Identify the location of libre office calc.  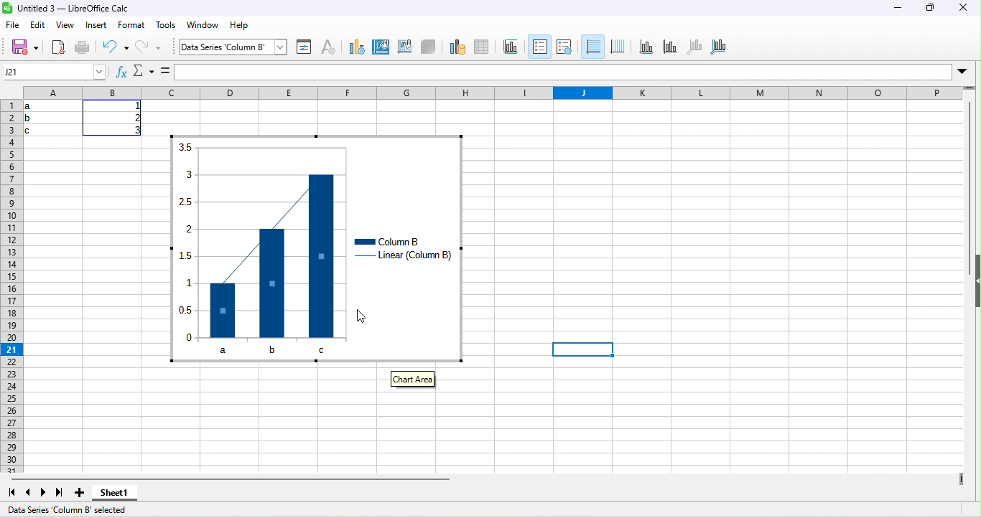
(70, 8).